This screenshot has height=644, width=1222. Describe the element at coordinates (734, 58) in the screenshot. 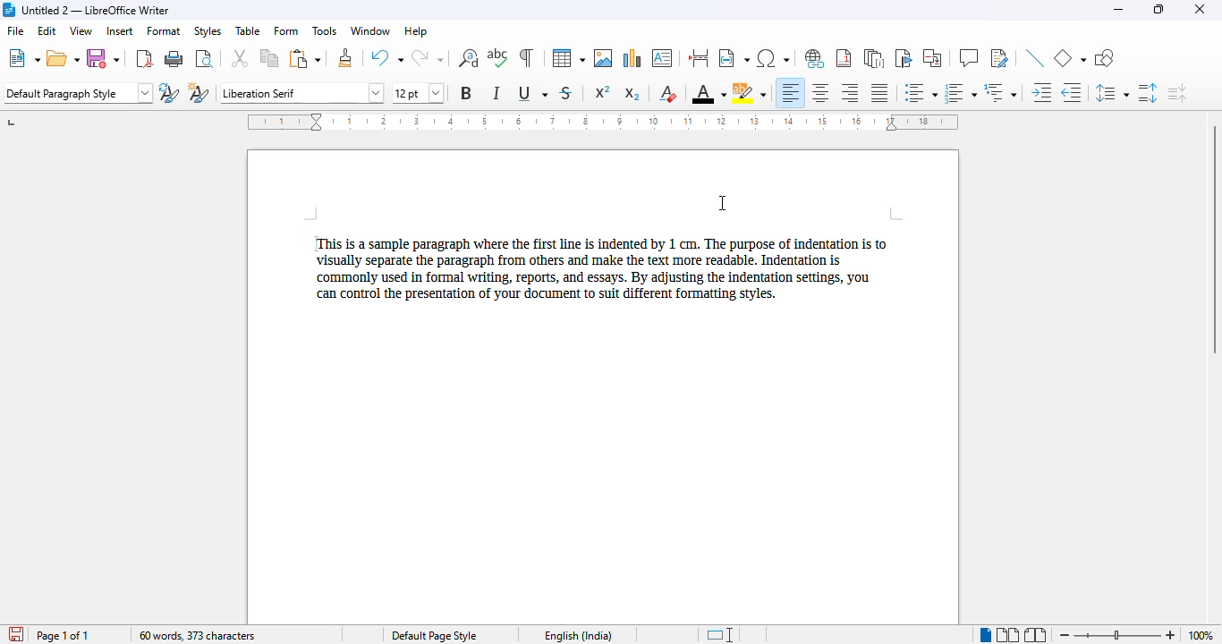

I see `insert field` at that location.